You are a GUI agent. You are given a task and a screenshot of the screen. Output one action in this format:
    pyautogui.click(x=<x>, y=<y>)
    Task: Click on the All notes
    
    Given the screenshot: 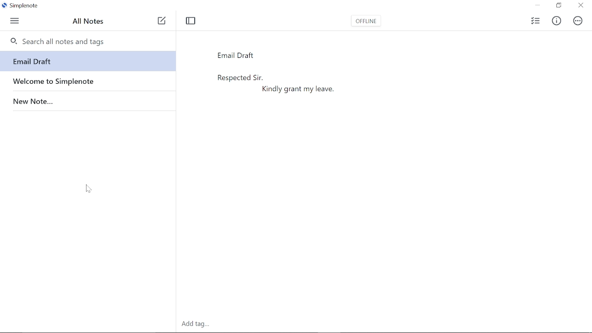 What is the action you would take?
    pyautogui.click(x=91, y=21)
    